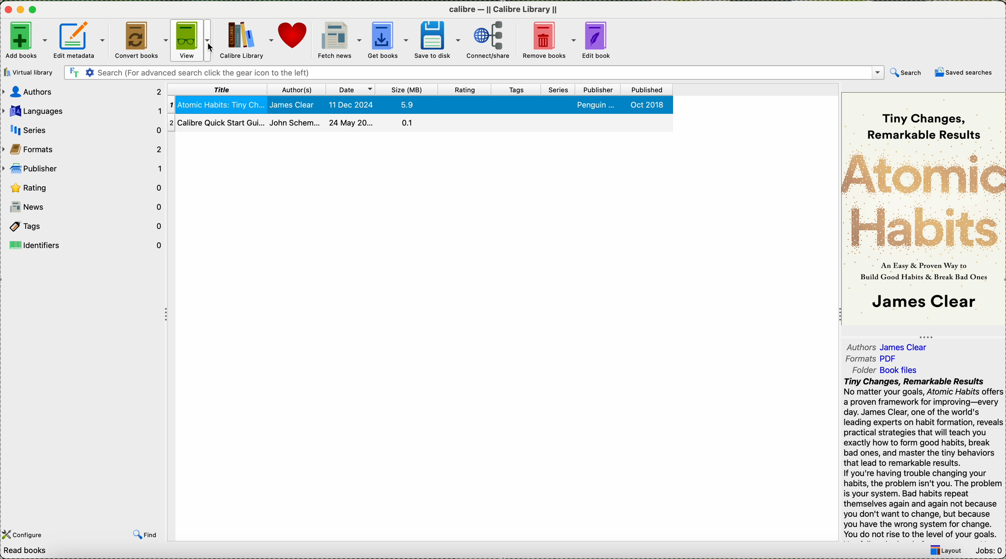 This screenshot has width=1006, height=559. What do you see at coordinates (218, 90) in the screenshot?
I see `title` at bounding box center [218, 90].